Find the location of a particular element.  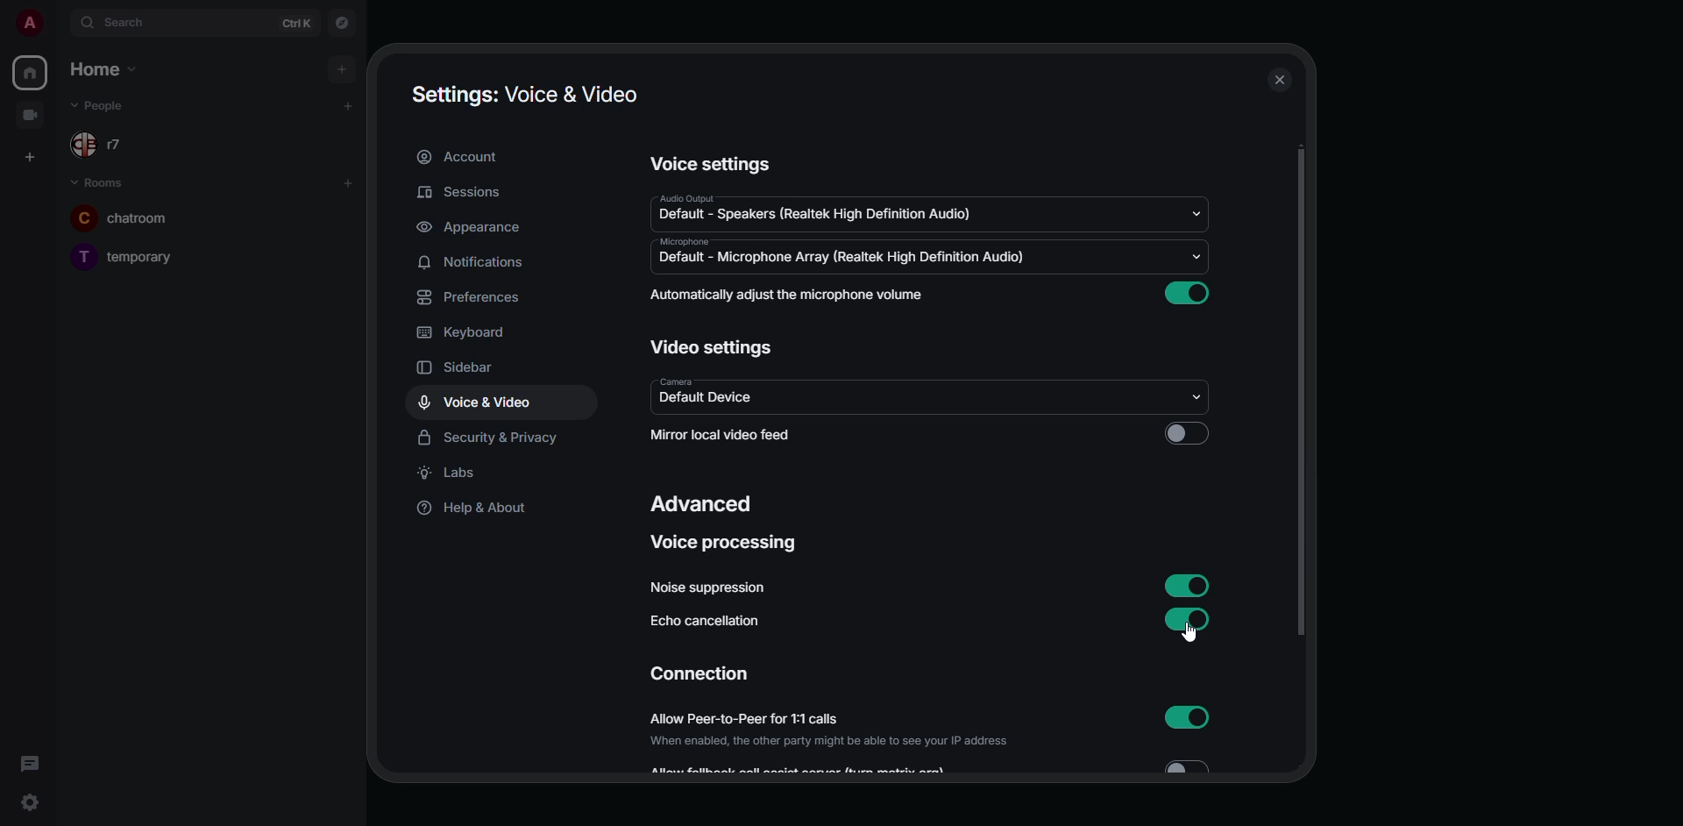

create space is located at coordinates (34, 156).